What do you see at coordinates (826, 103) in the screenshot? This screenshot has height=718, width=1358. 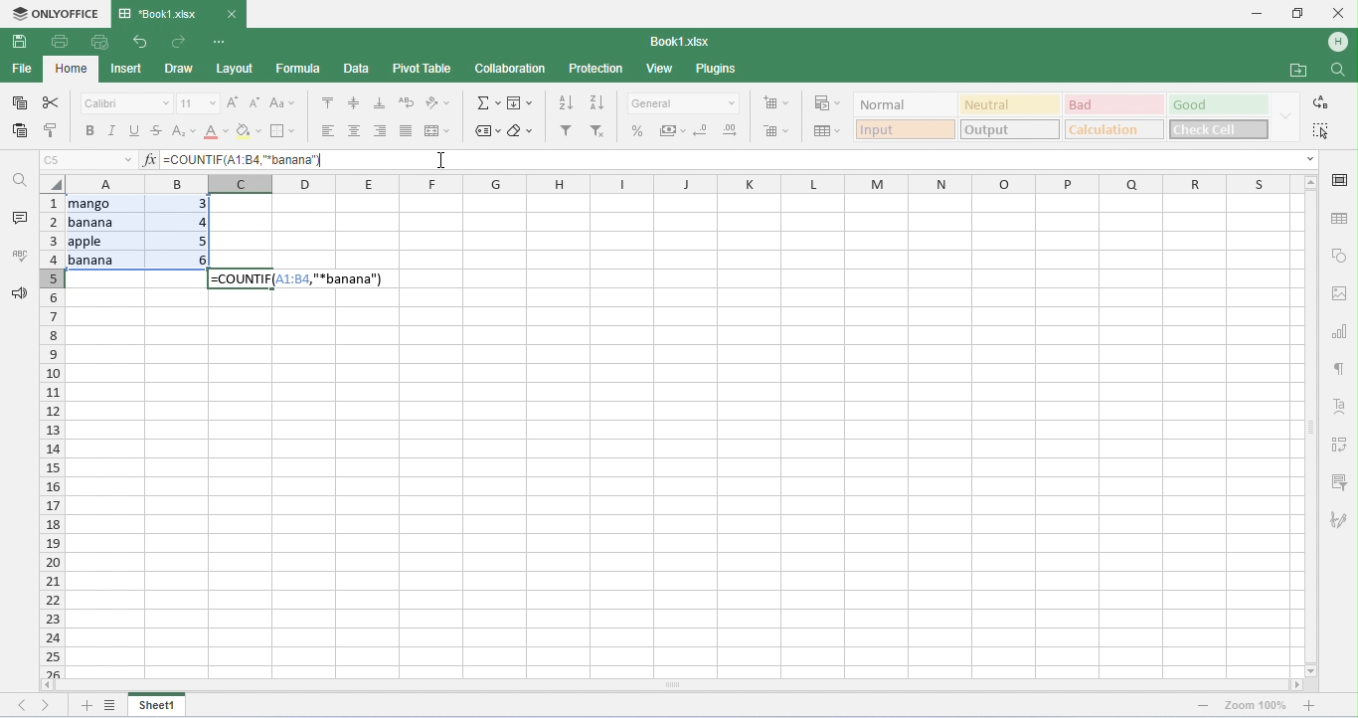 I see `conditional formatting` at bounding box center [826, 103].